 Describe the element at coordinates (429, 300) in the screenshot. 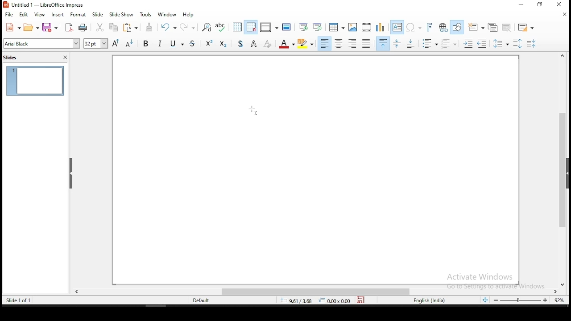

I see `English (India)` at that location.